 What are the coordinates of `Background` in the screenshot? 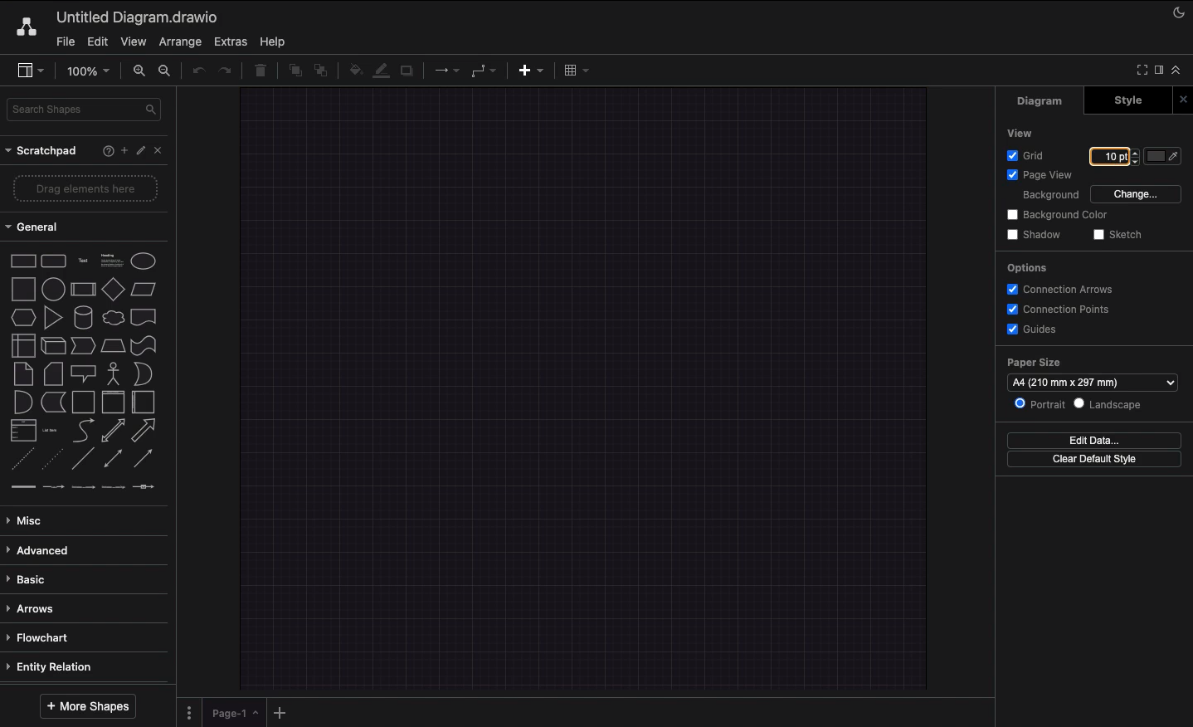 It's located at (1049, 196).